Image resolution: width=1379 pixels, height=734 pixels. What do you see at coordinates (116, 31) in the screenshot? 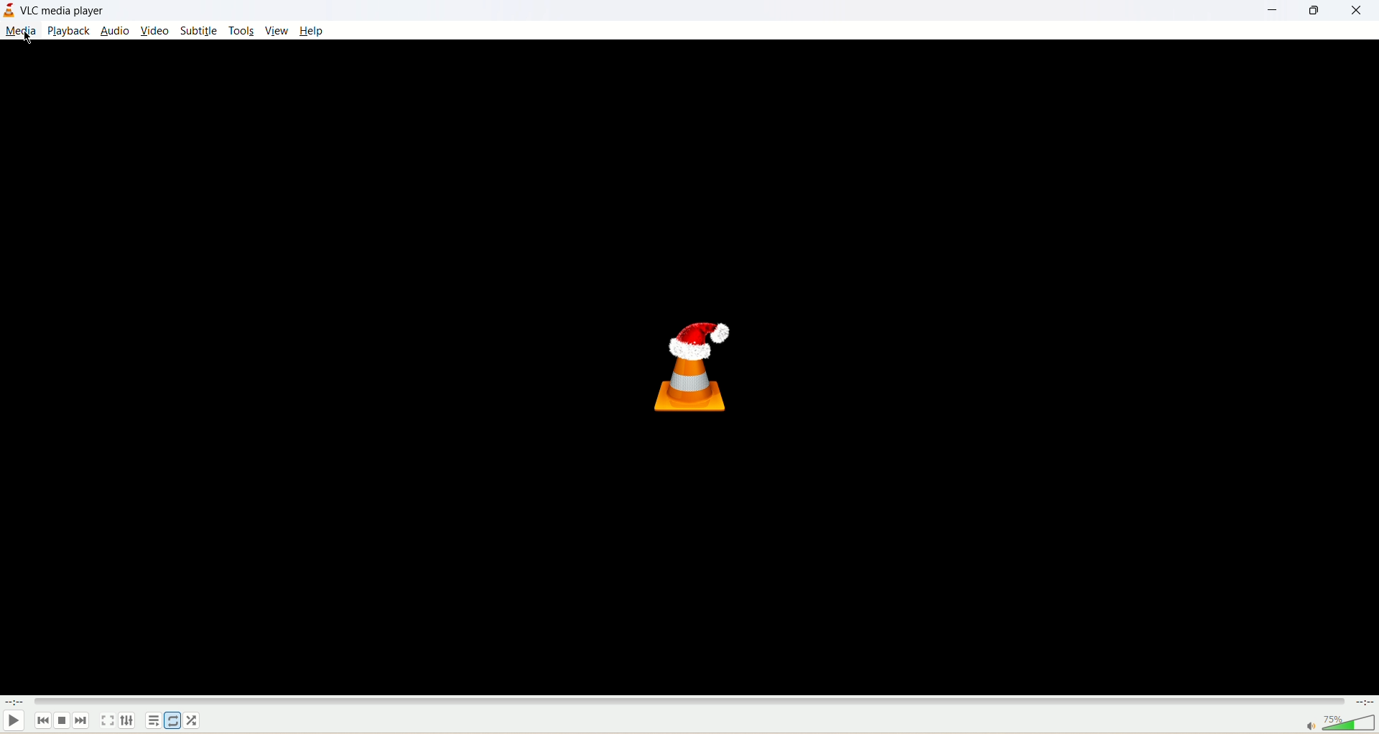
I see `audio` at bounding box center [116, 31].